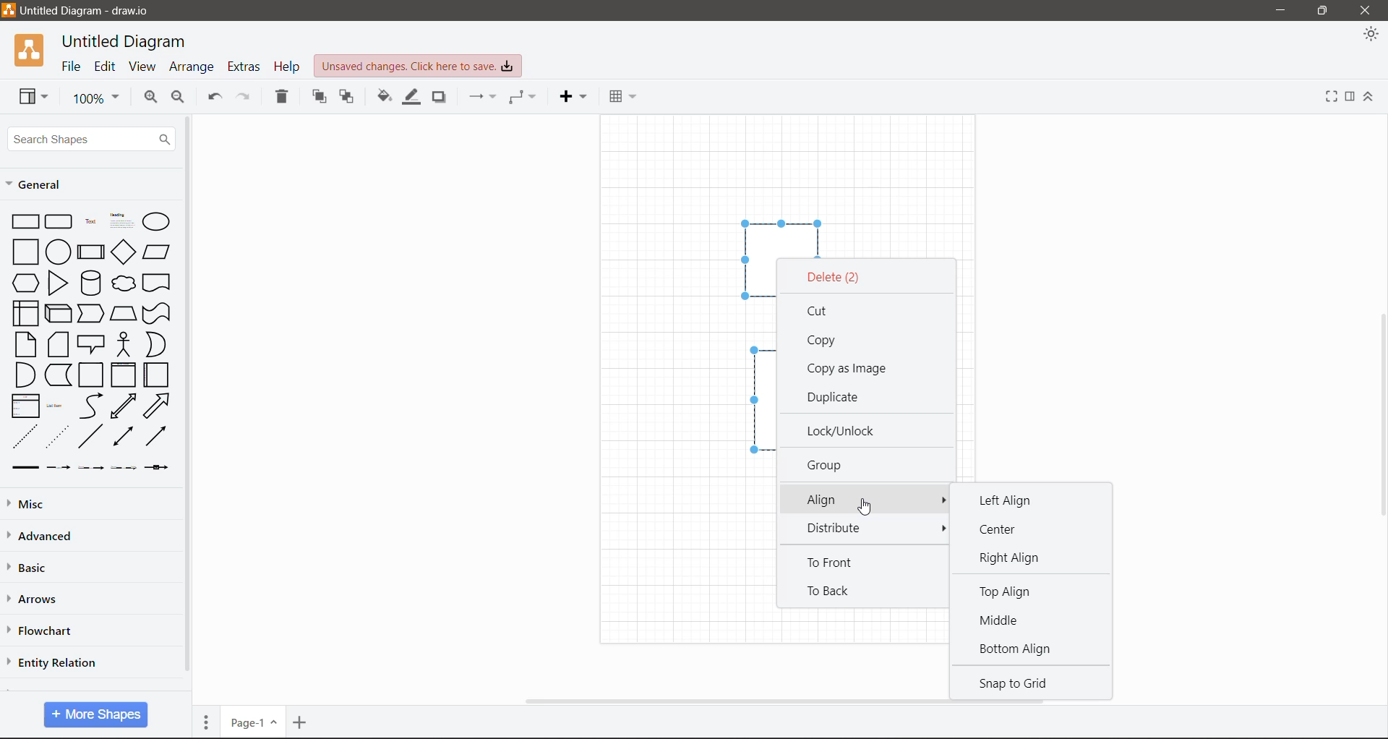  What do you see at coordinates (193, 66) in the screenshot?
I see `Arrange` at bounding box center [193, 66].